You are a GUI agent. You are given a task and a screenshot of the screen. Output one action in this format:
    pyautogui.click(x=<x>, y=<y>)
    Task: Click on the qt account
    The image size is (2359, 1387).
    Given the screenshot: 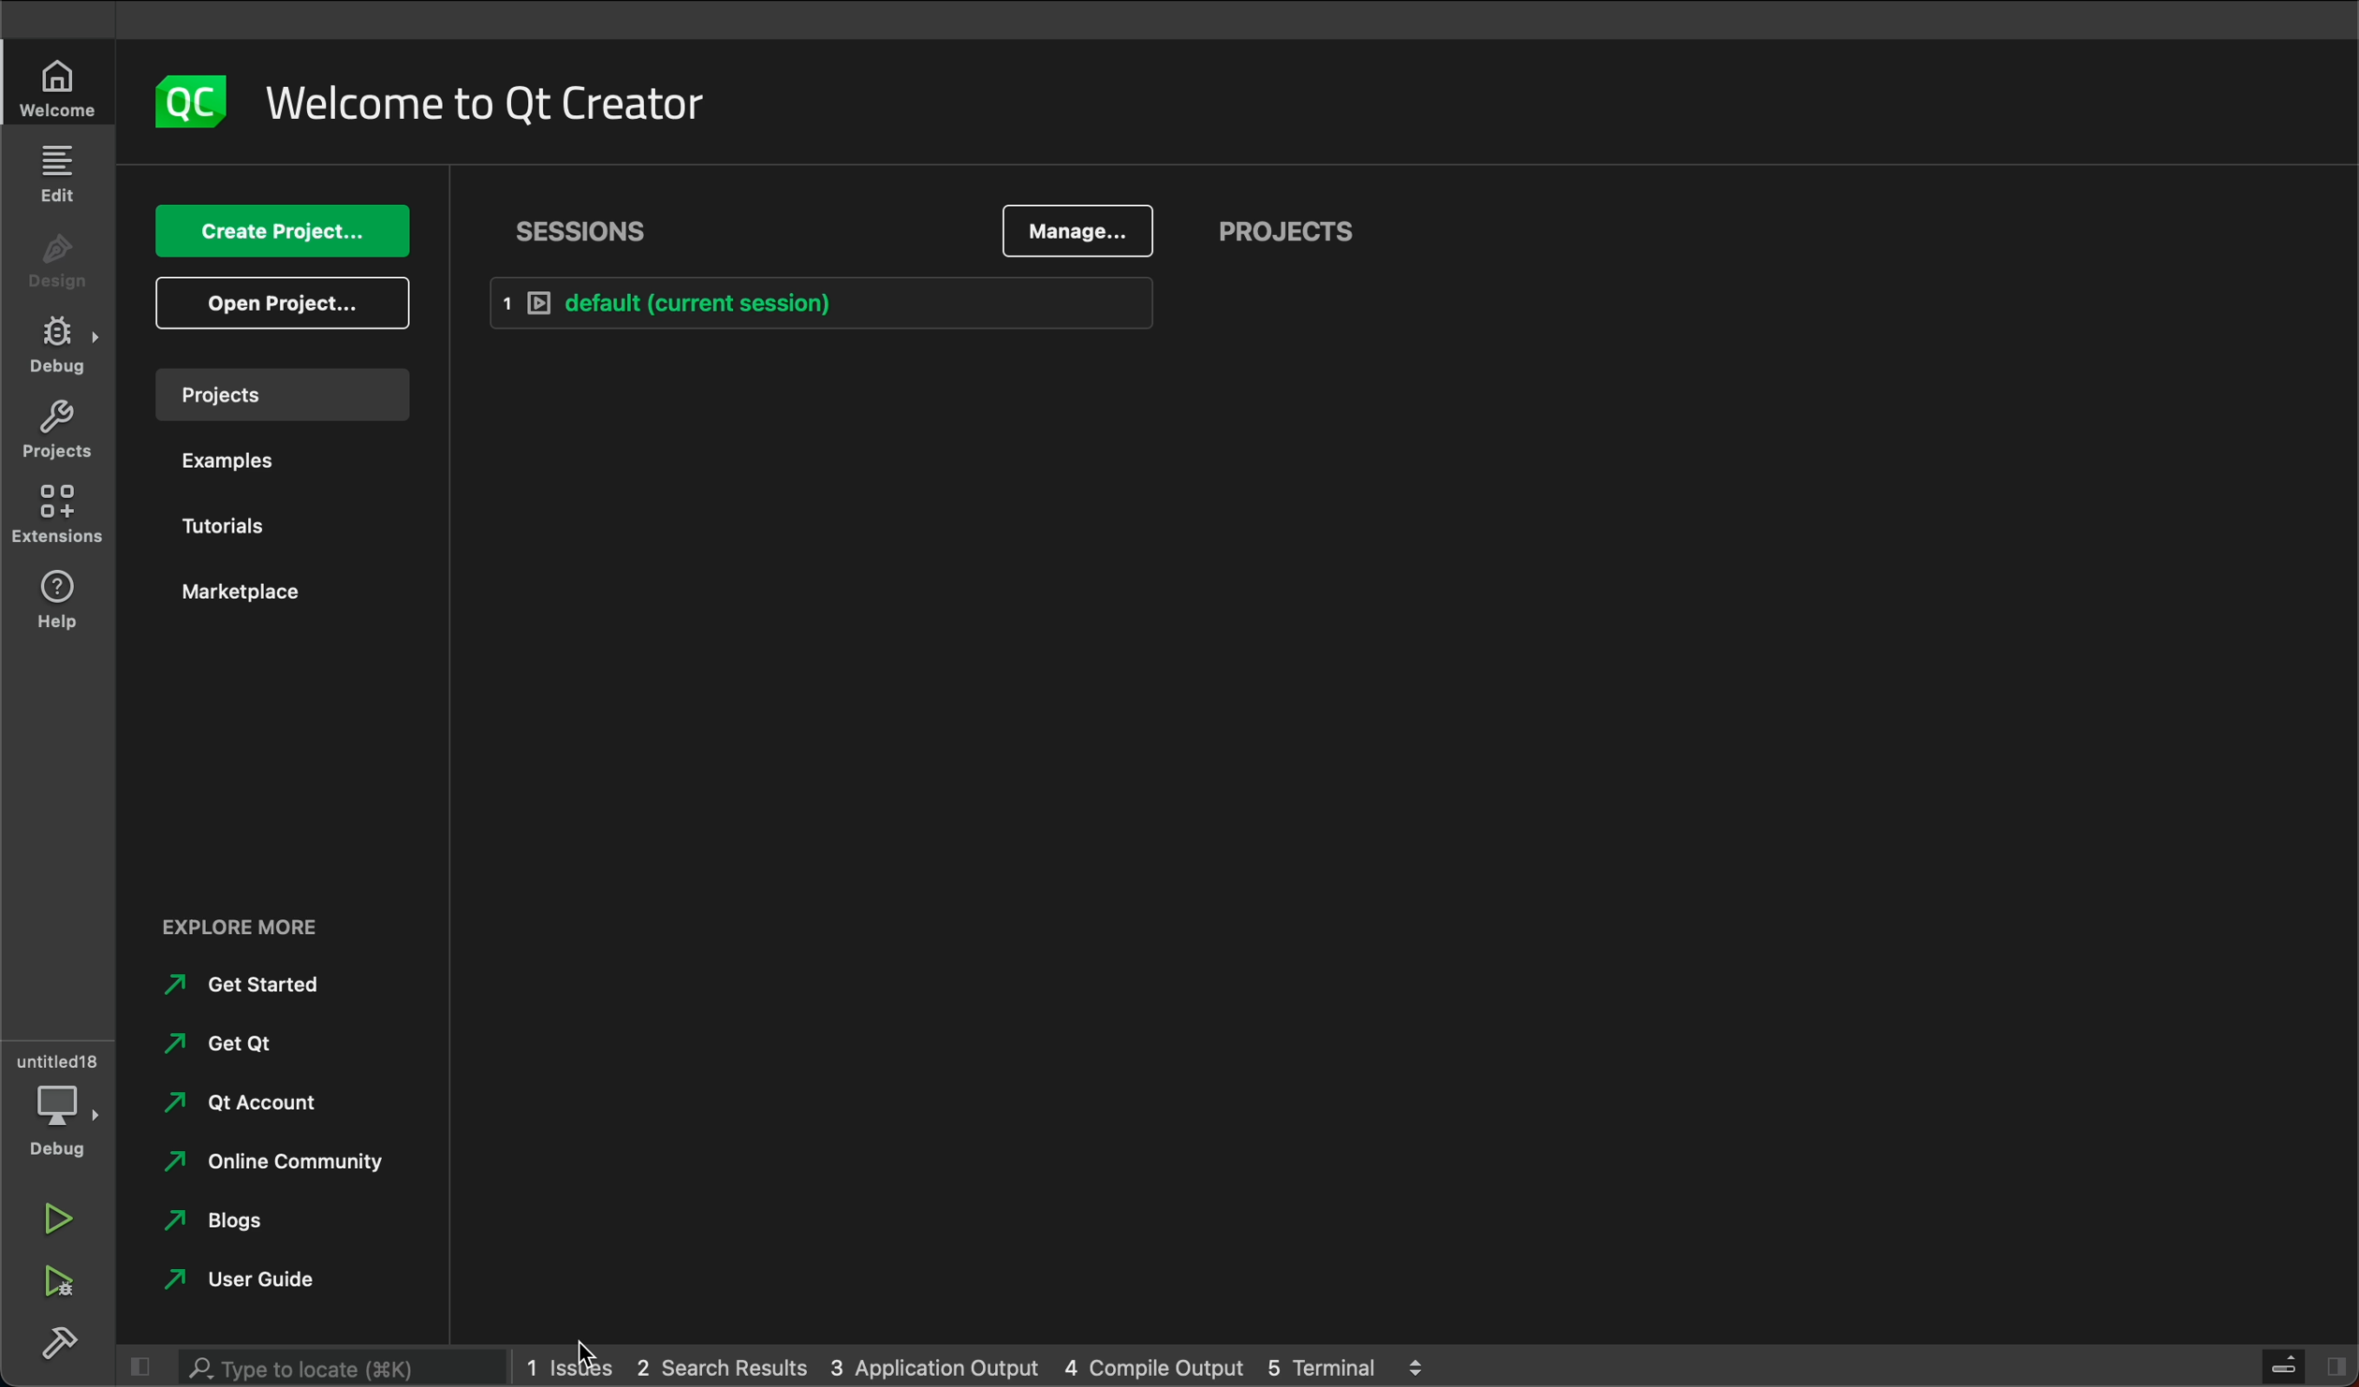 What is the action you would take?
    pyautogui.click(x=244, y=1105)
    